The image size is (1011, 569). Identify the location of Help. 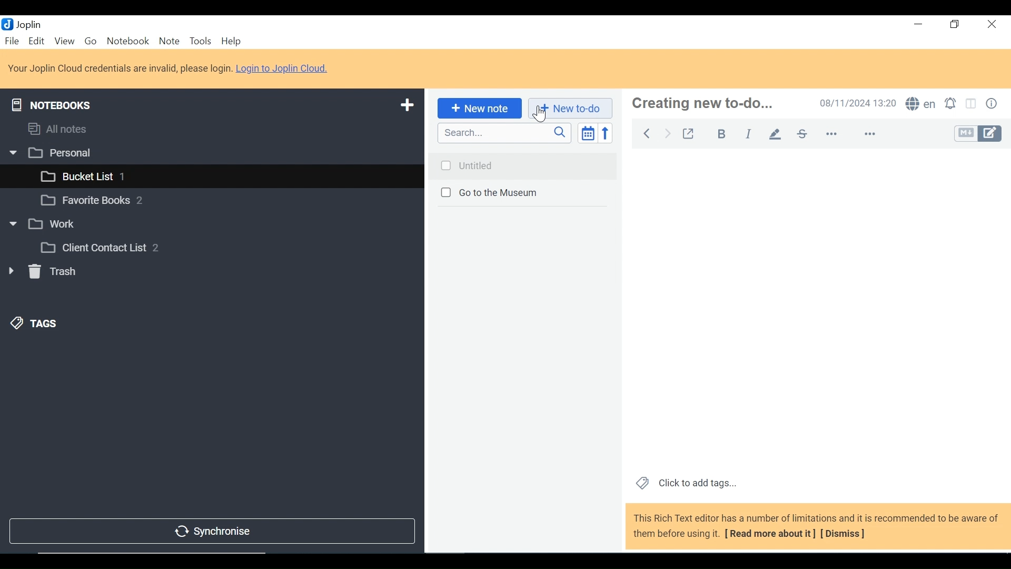
(231, 42).